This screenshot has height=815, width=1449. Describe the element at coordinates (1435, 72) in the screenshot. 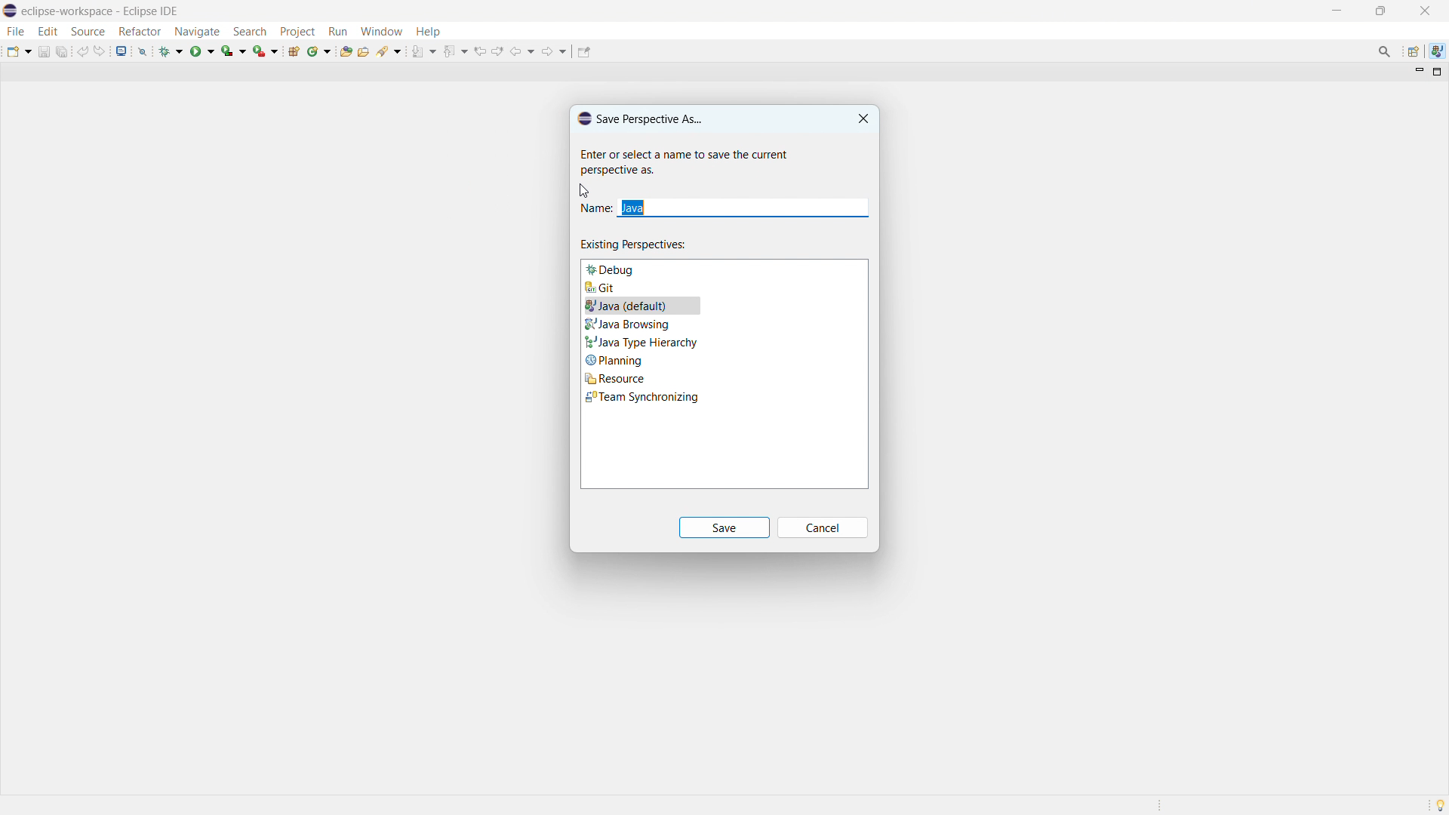

I see `maximize view` at that location.